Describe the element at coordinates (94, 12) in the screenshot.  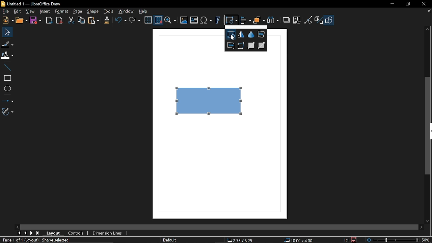
I see `Shape` at that location.